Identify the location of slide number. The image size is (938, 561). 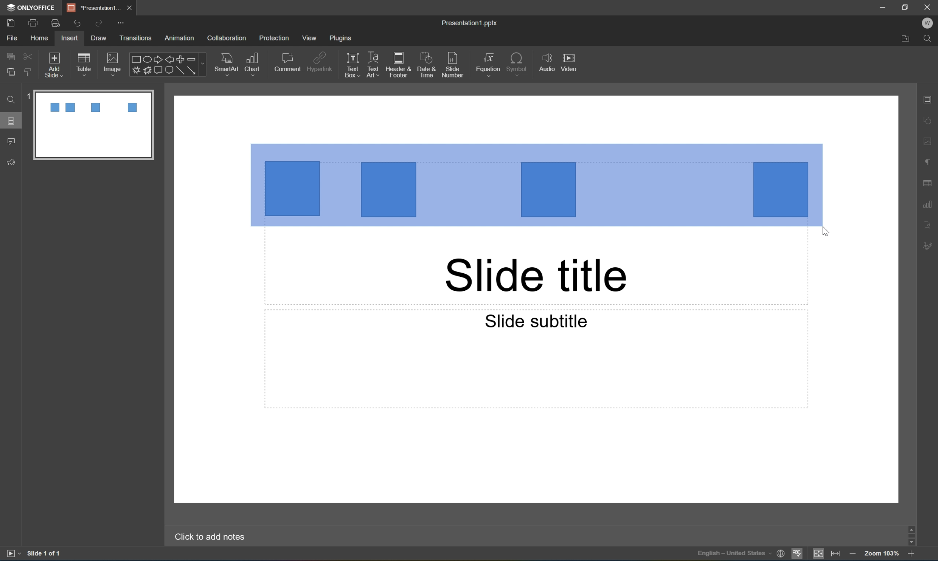
(453, 65).